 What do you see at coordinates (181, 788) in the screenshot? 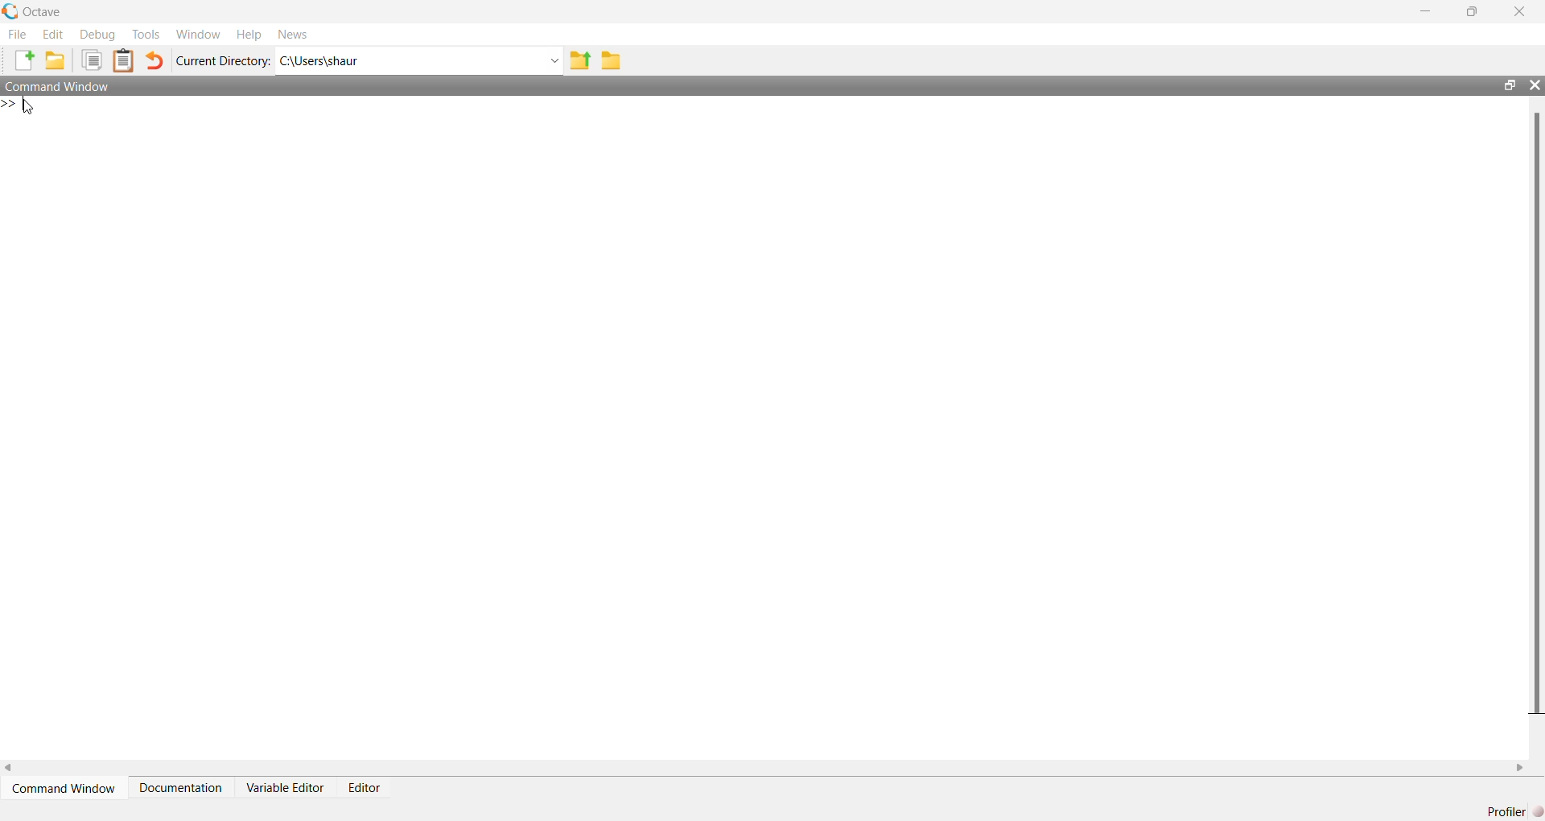
I see `Documentation` at bounding box center [181, 788].